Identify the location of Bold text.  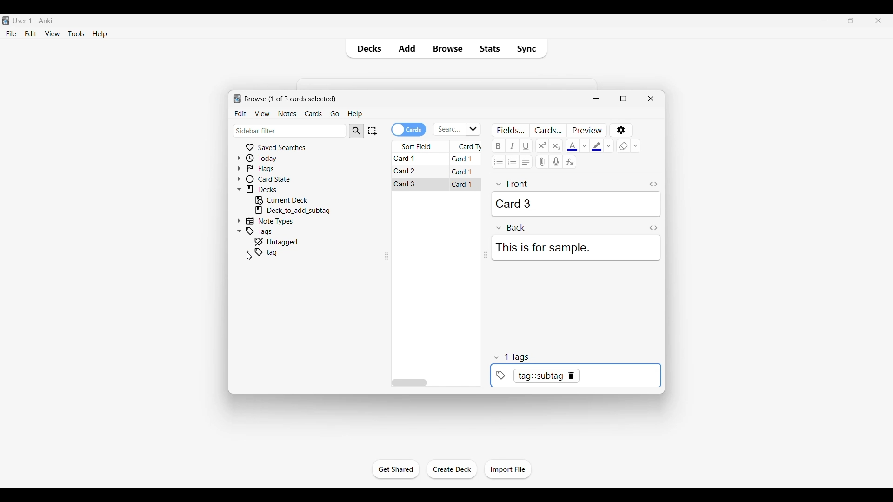
(498, 146).